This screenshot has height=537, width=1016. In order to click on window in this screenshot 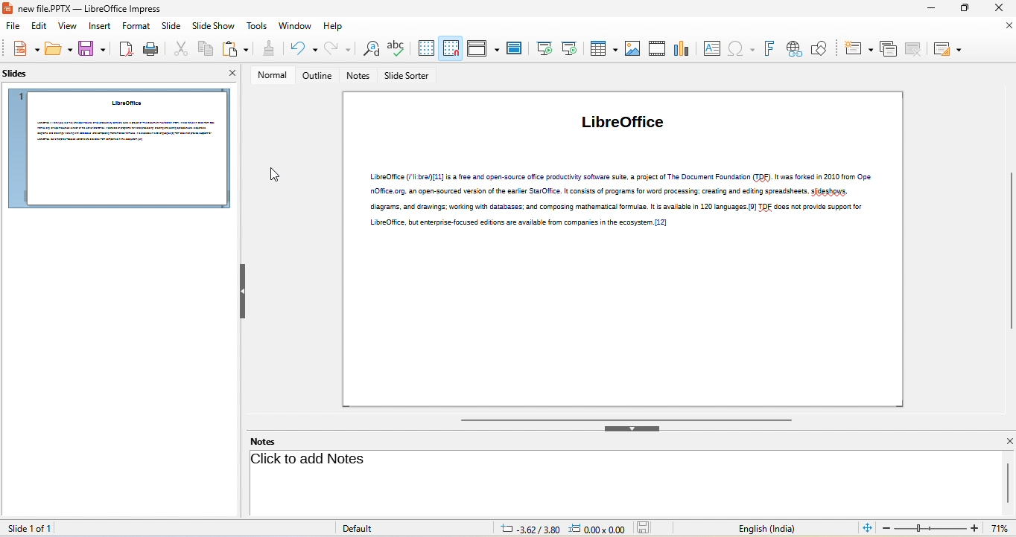, I will do `click(294, 26)`.